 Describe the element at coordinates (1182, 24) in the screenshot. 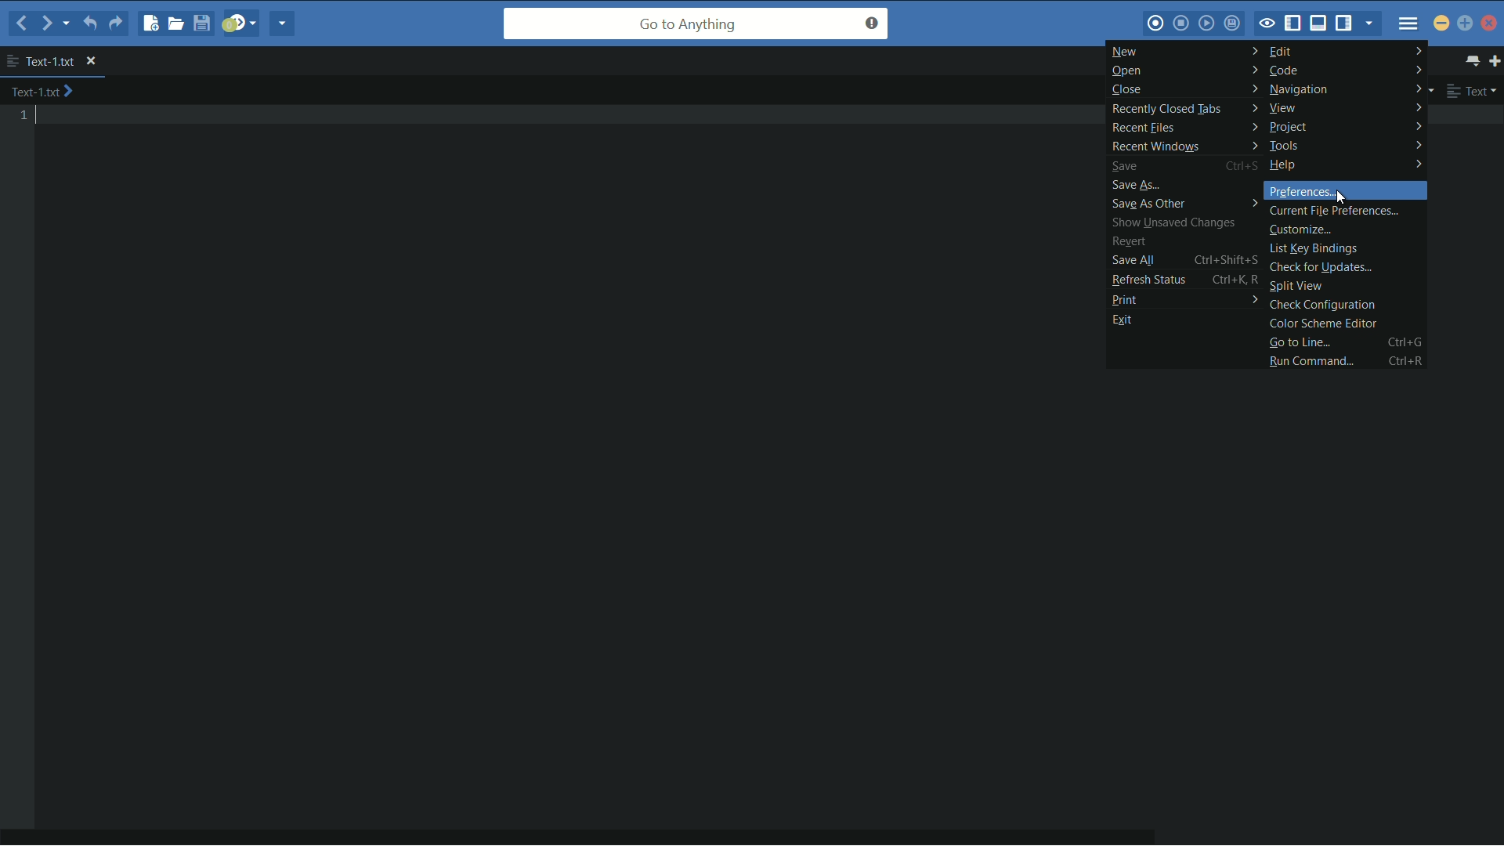

I see `stop macro` at that location.